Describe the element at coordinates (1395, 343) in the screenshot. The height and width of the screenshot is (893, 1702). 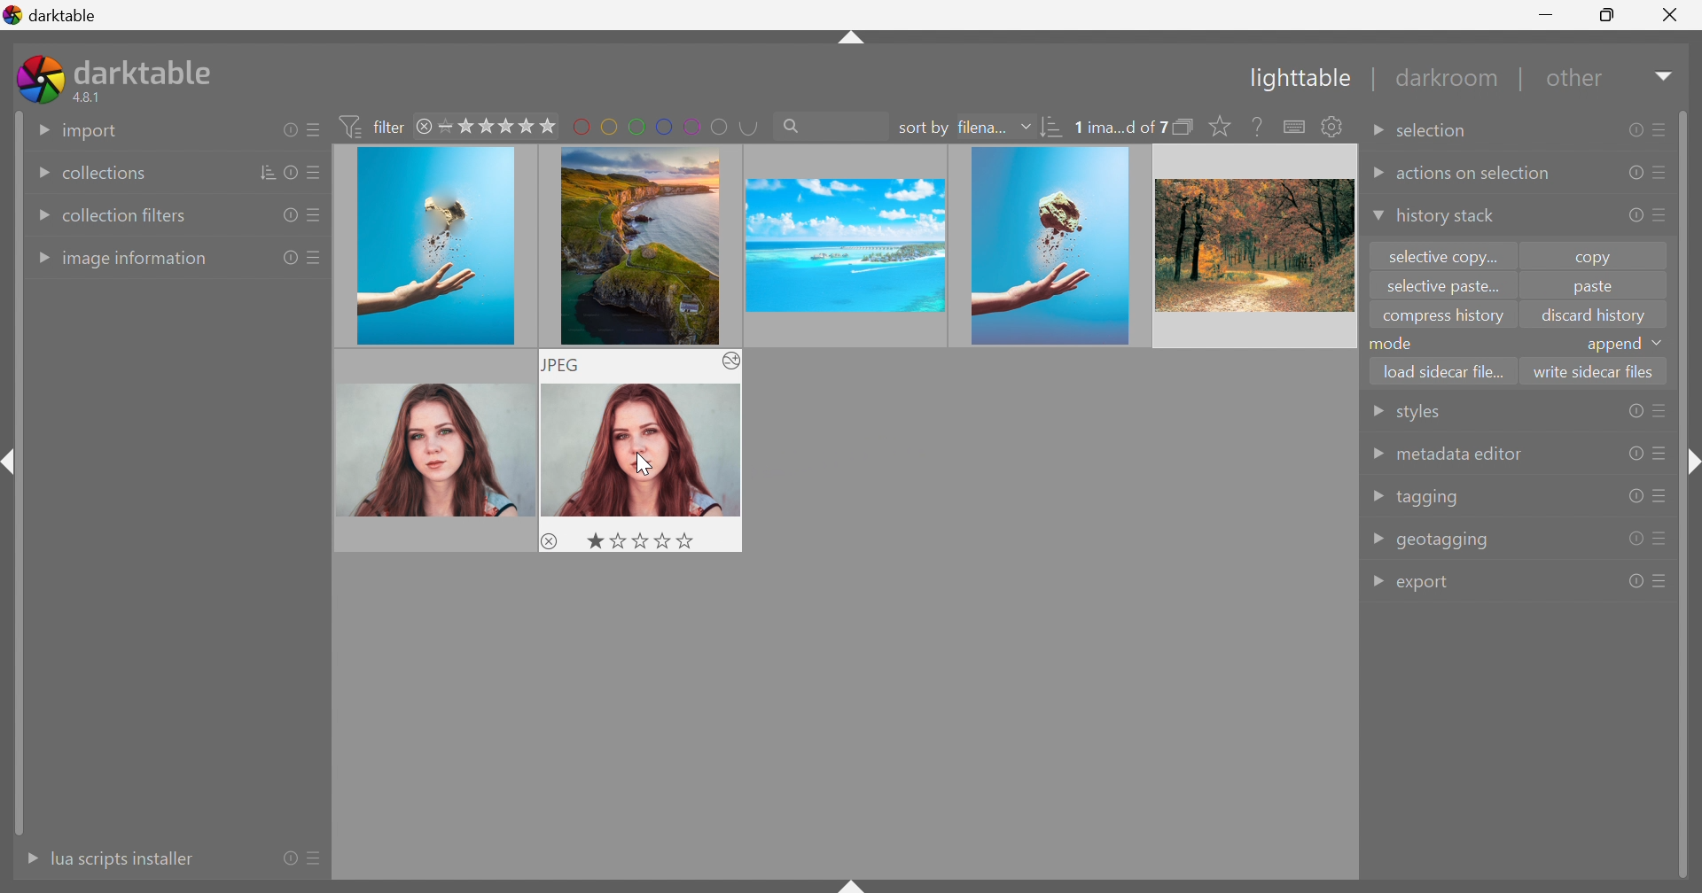
I see `mode` at that location.